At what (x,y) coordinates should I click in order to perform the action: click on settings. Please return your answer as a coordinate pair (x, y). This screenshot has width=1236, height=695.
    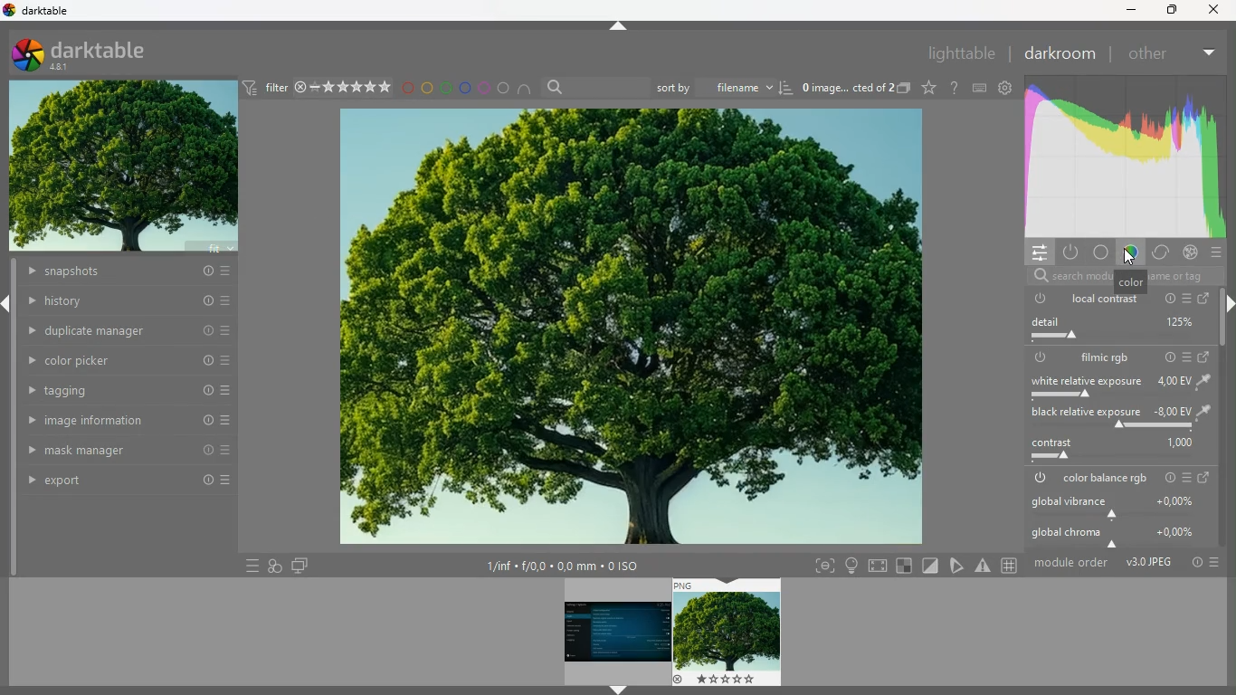
    Looking at the image, I should click on (1035, 252).